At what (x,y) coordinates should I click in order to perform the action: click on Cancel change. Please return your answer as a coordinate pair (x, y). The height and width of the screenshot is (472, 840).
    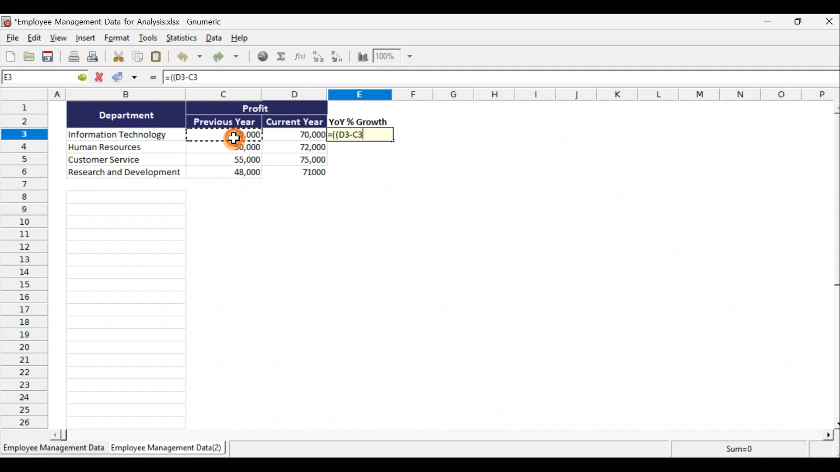
    Looking at the image, I should click on (100, 77).